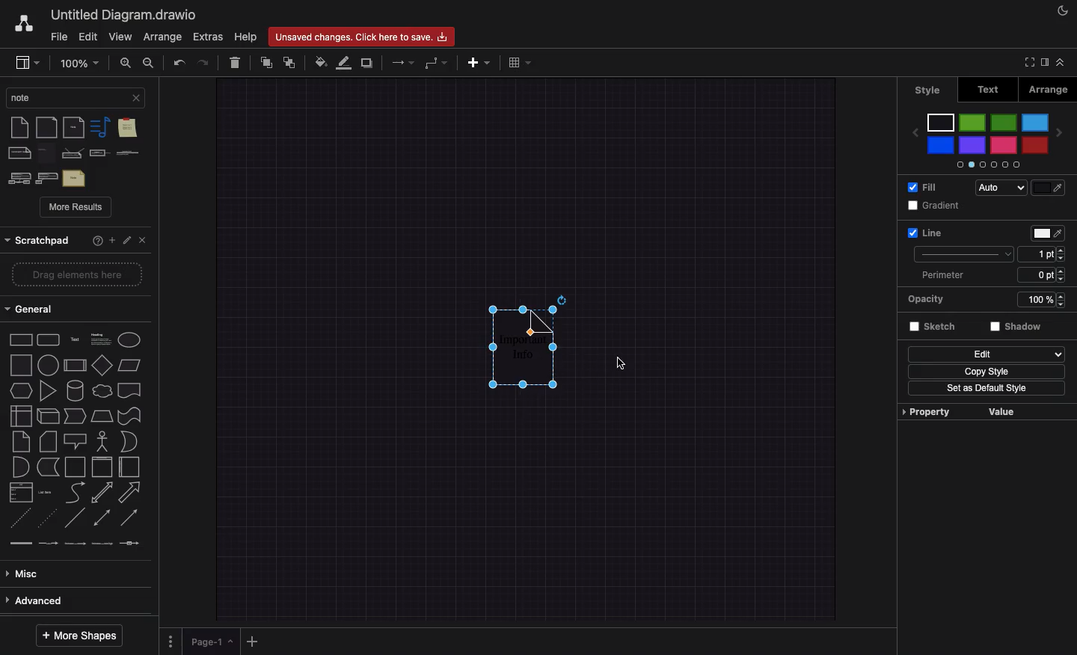 The height and width of the screenshot is (655, 1077). What do you see at coordinates (987, 390) in the screenshot?
I see `Set as default style` at bounding box center [987, 390].